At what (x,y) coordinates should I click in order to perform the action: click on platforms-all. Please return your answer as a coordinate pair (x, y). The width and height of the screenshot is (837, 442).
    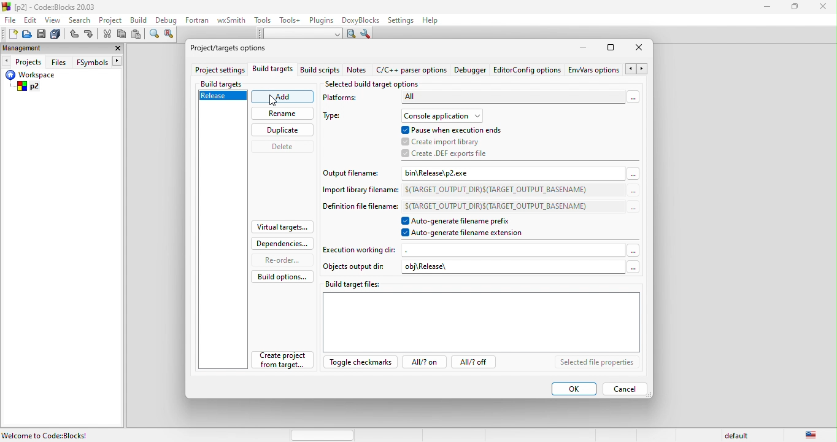
    Looking at the image, I should click on (484, 100).